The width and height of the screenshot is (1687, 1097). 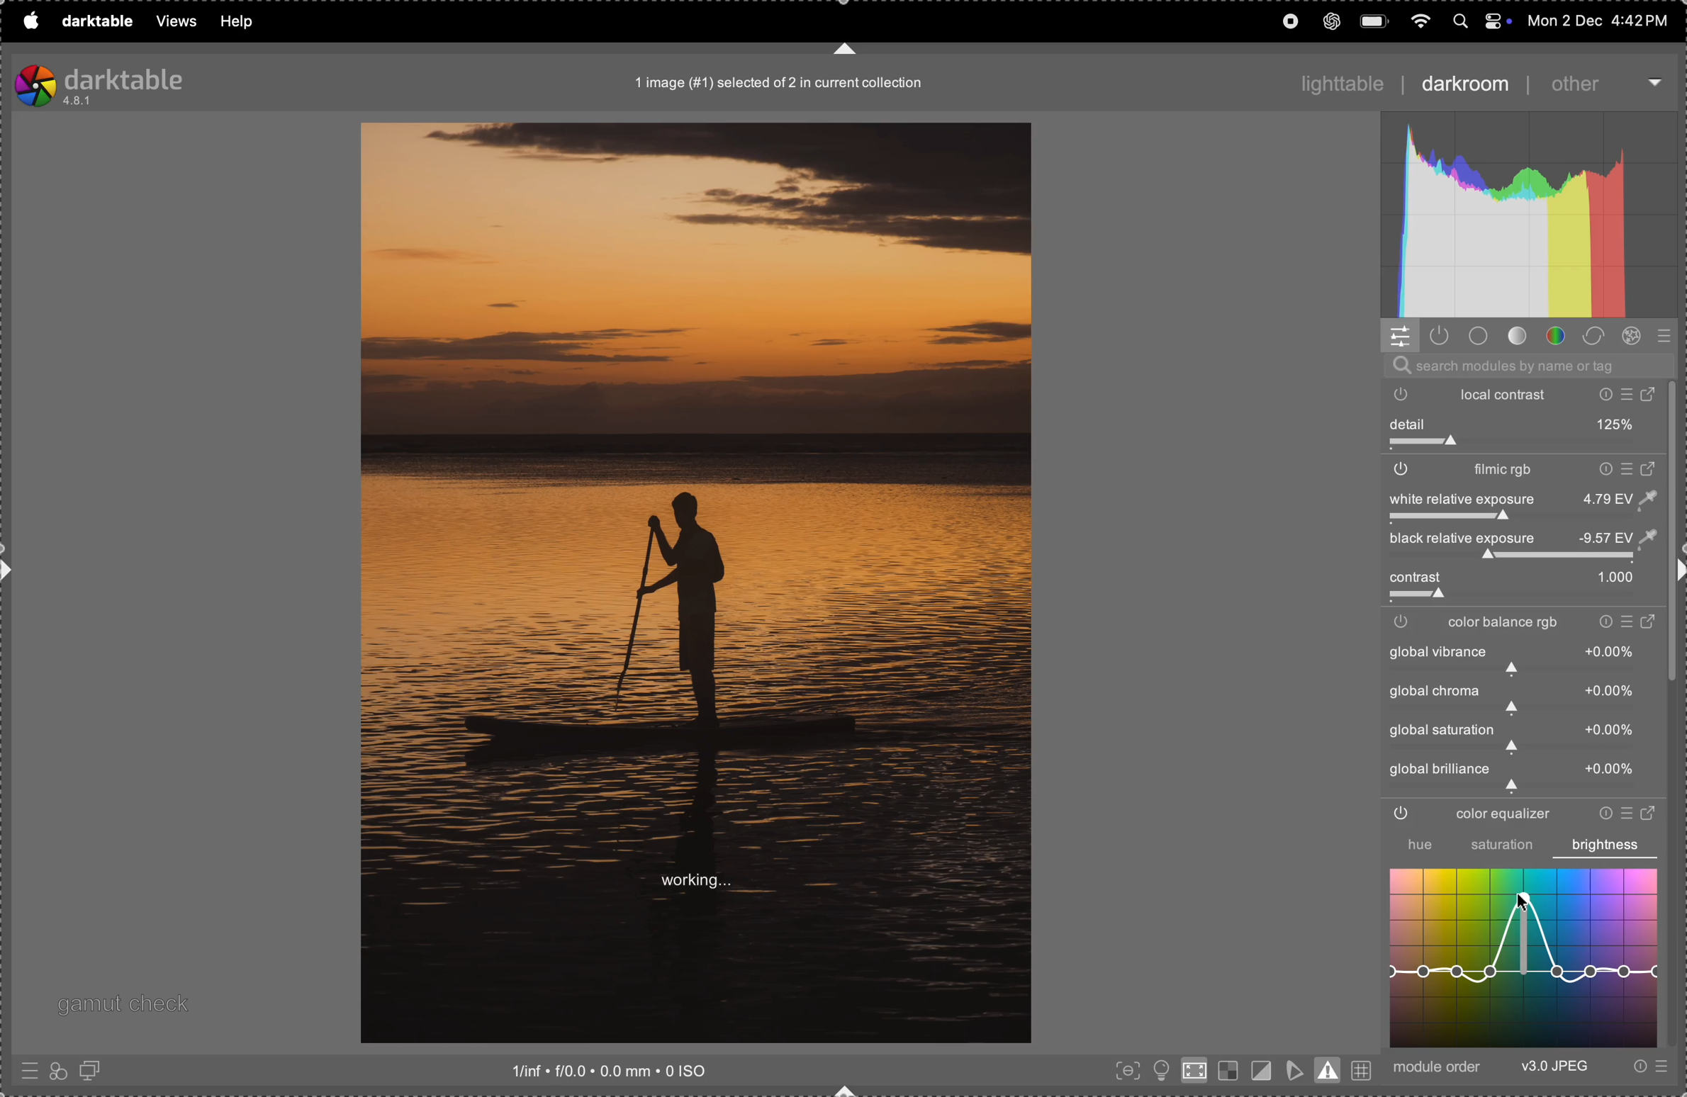 I want to click on local contrast, so click(x=1529, y=394).